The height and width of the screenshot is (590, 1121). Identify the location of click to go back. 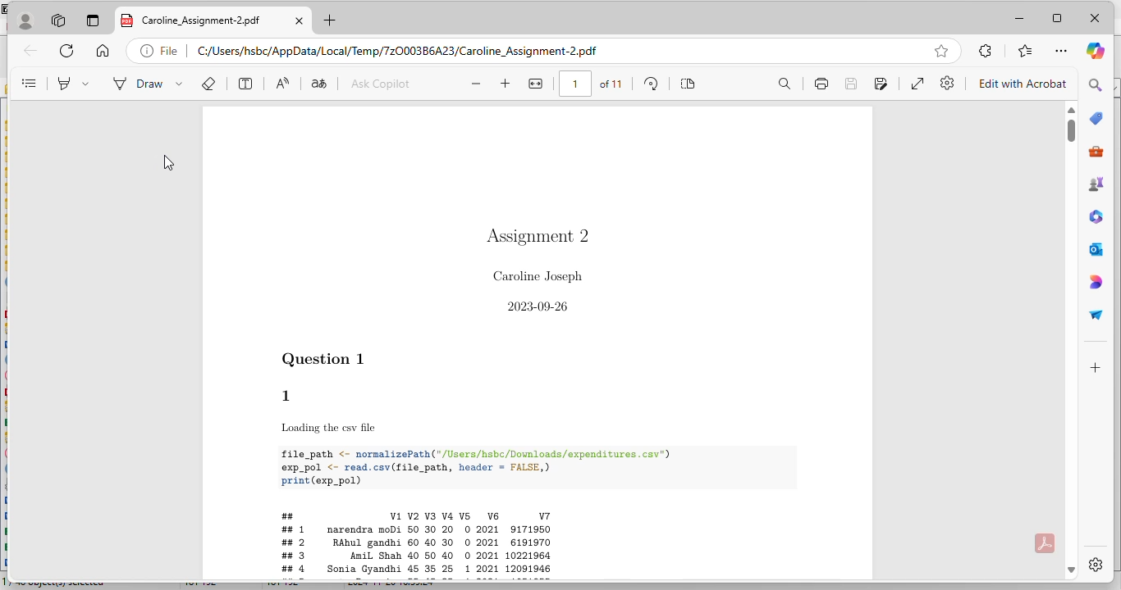
(31, 50).